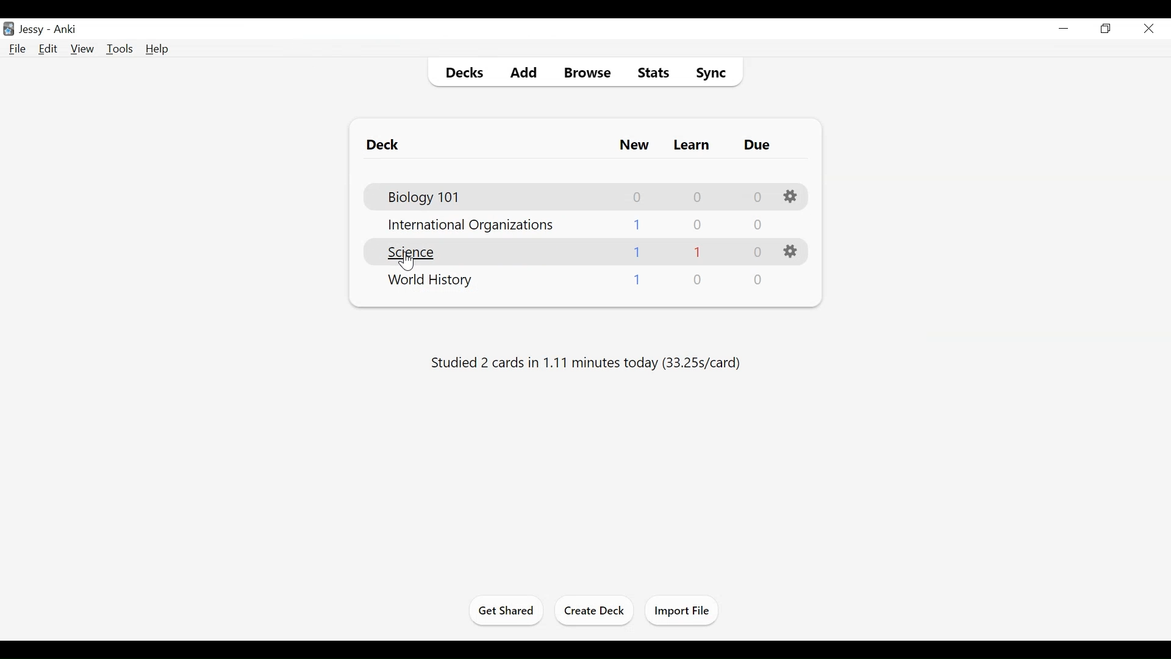 The width and height of the screenshot is (1171, 659). I want to click on Deck Name, so click(473, 227).